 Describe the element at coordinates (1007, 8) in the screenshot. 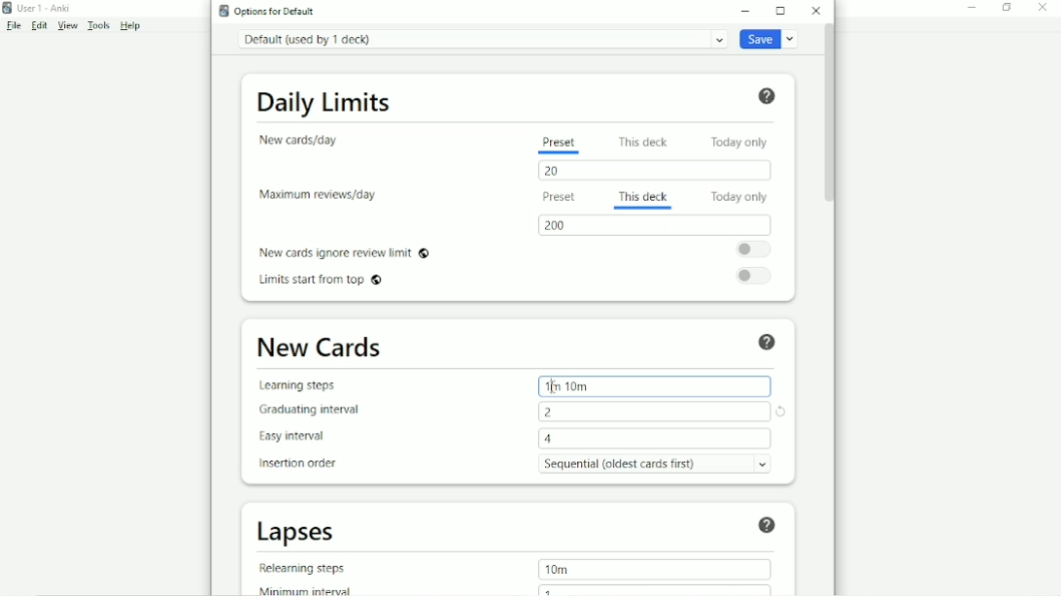

I see `Restore down` at that location.